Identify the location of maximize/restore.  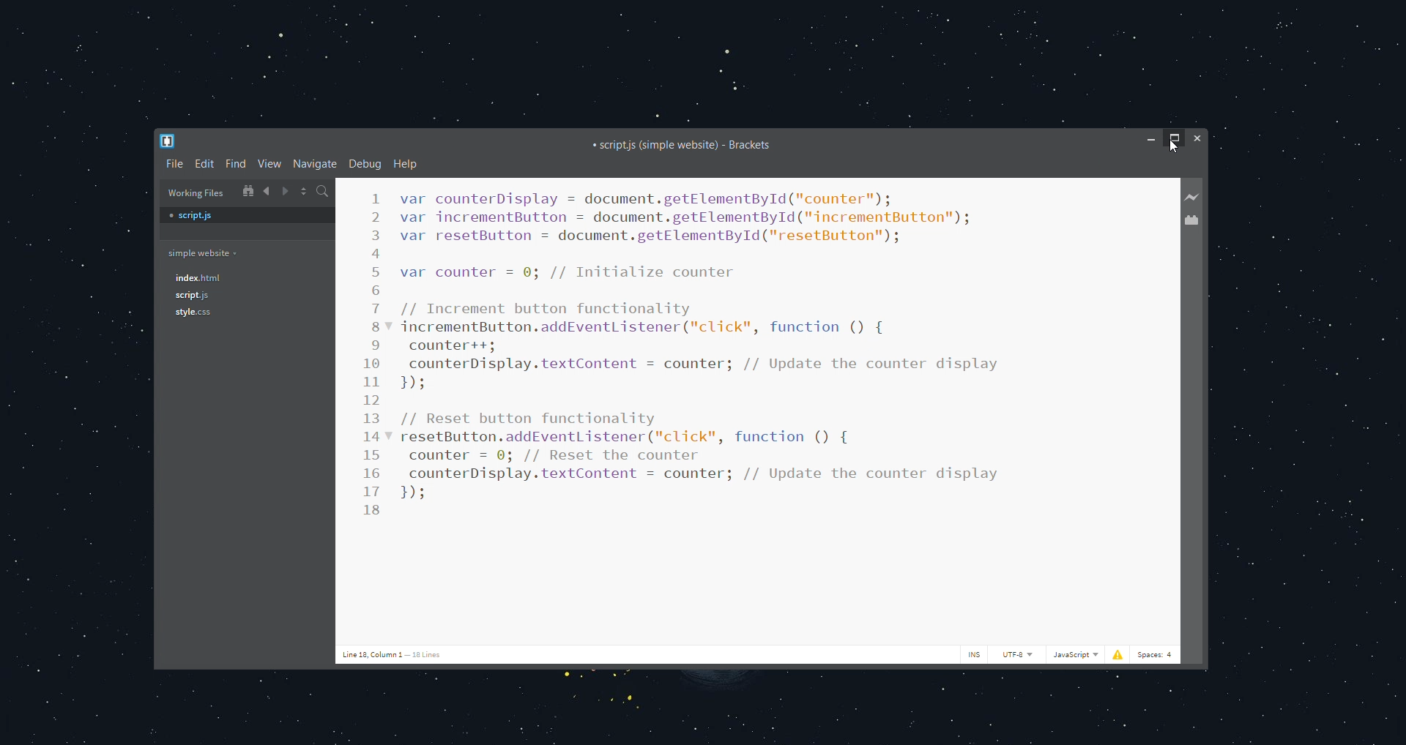
(1175, 139).